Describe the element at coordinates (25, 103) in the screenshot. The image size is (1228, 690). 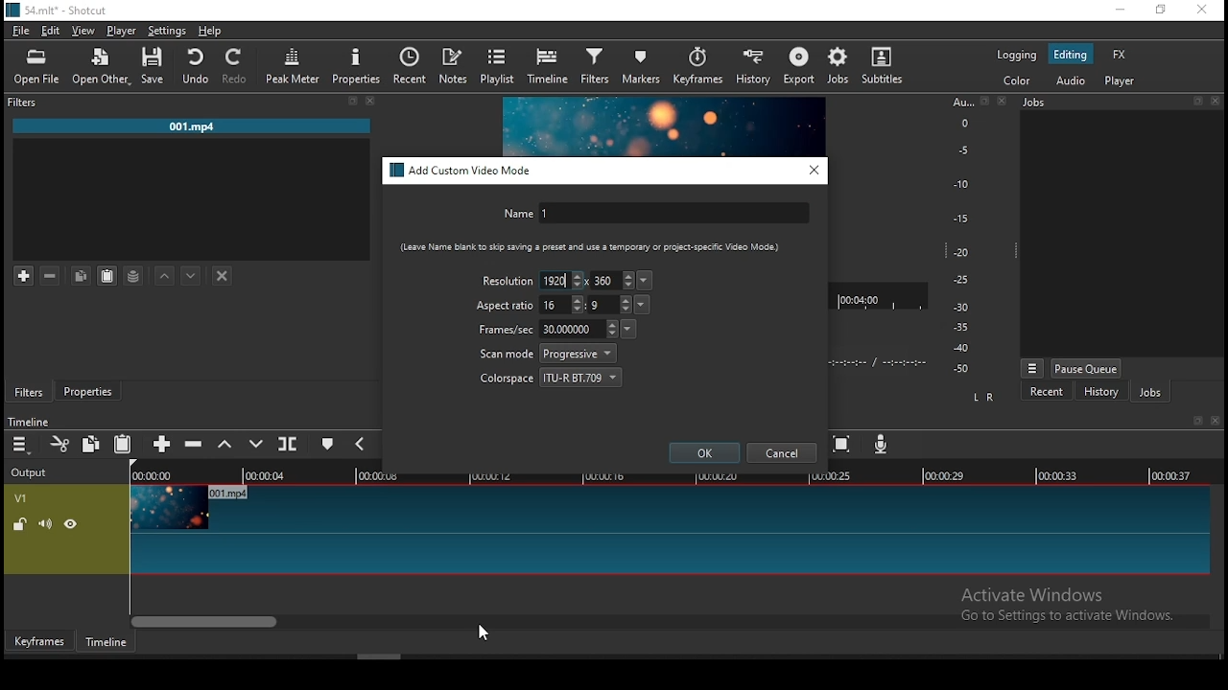
I see `Filter` at that location.